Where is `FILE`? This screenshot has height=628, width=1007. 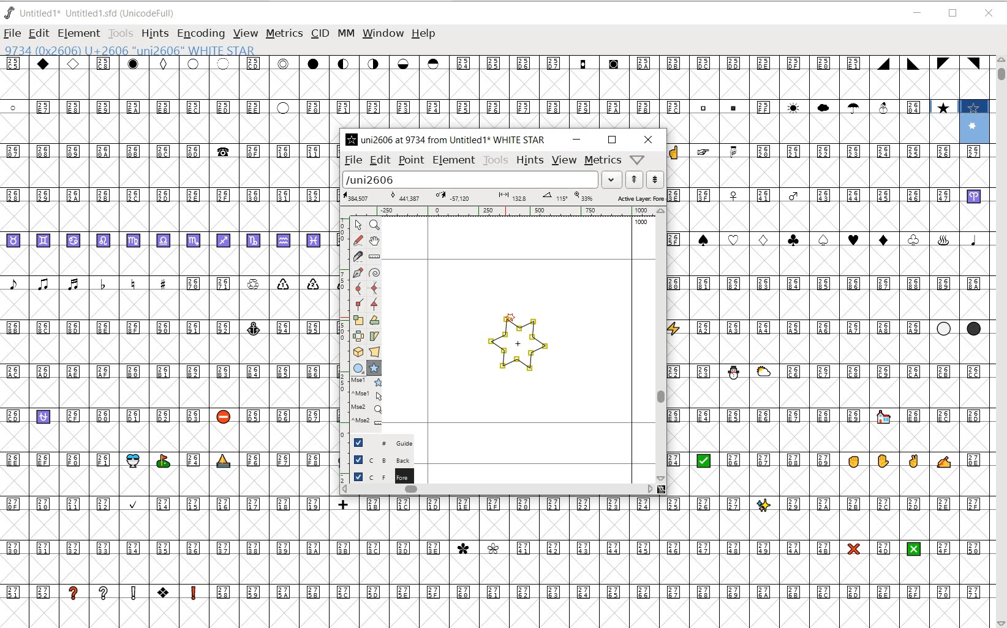
FILE is located at coordinates (352, 160).